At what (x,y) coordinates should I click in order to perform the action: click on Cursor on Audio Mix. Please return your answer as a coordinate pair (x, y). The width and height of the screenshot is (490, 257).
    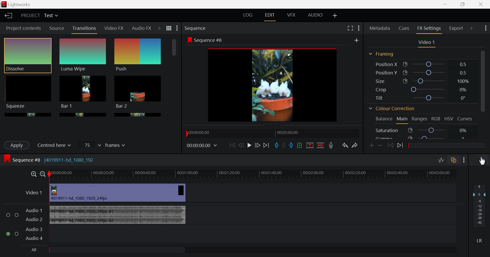
    Looking at the image, I should click on (481, 160).